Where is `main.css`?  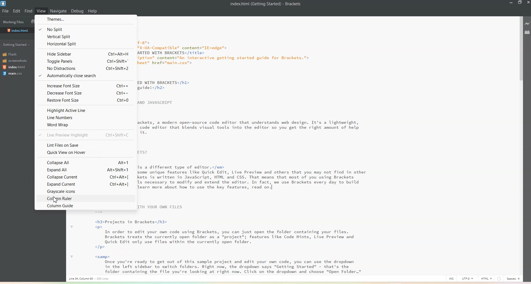
main.css is located at coordinates (13, 74).